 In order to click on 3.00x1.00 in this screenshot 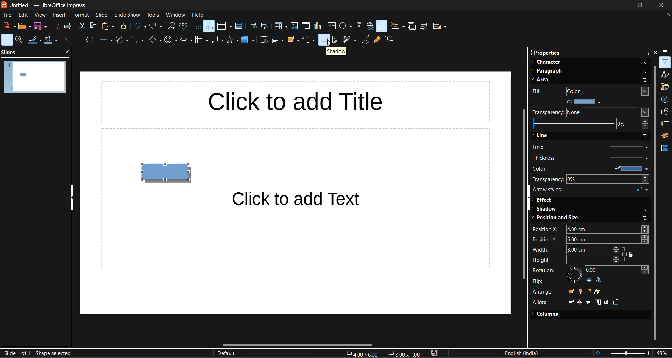, I will do `click(405, 353)`.